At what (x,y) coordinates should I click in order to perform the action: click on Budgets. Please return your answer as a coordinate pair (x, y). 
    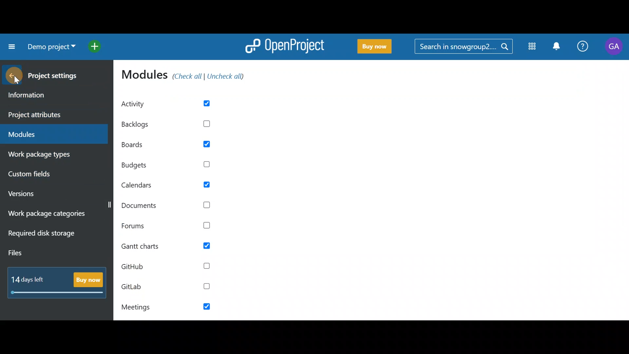
    Looking at the image, I should click on (168, 166).